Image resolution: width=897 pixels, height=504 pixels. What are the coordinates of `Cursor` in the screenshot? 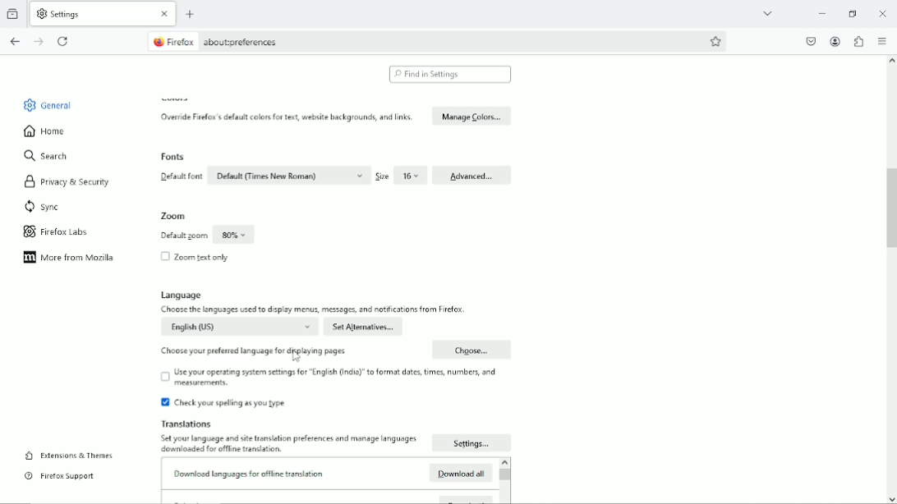 It's located at (297, 356).